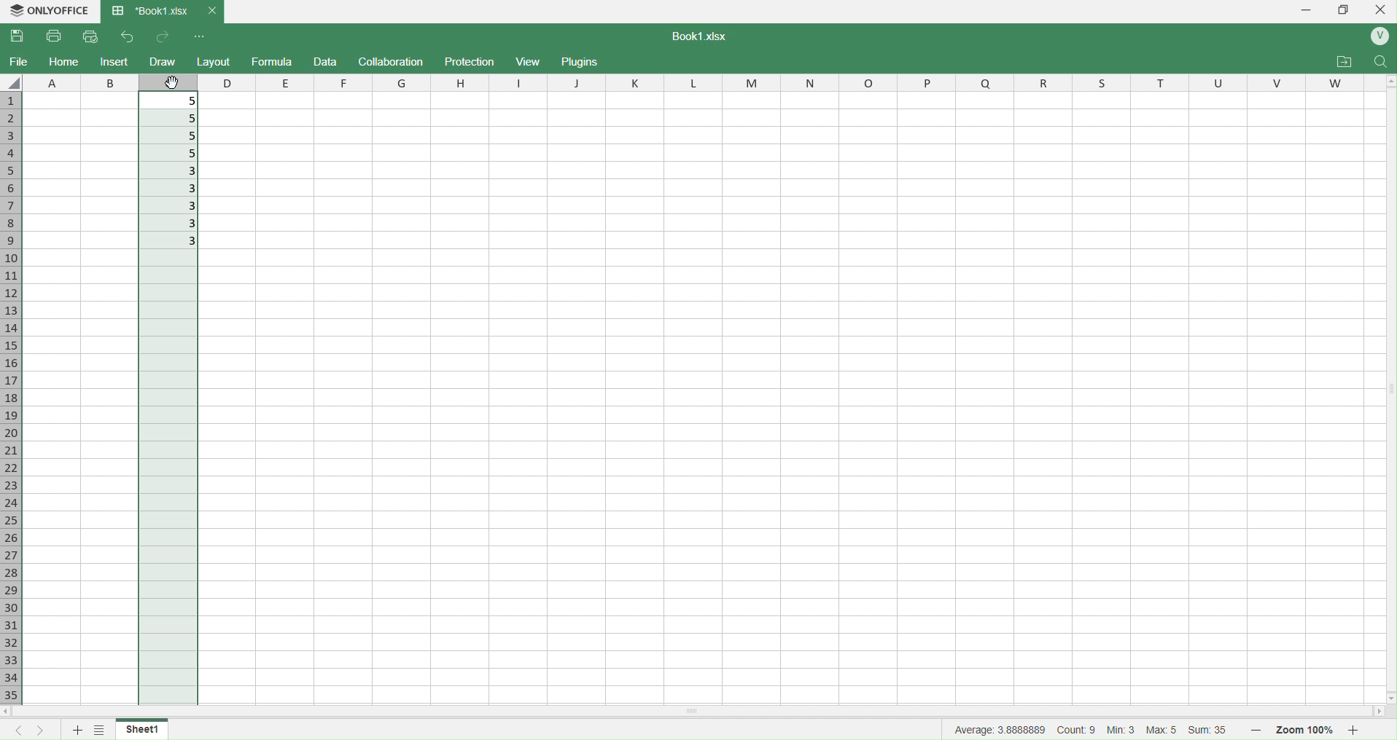 This screenshot has height=740, width=1397. What do you see at coordinates (696, 36) in the screenshot?
I see `Text` at bounding box center [696, 36].